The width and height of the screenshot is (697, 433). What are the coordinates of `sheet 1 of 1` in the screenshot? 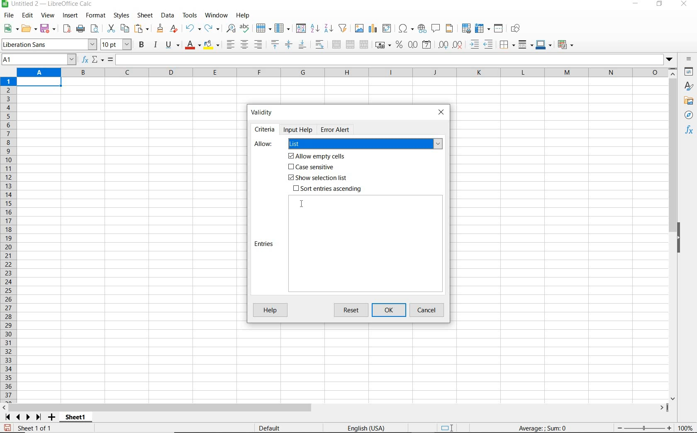 It's located at (37, 428).